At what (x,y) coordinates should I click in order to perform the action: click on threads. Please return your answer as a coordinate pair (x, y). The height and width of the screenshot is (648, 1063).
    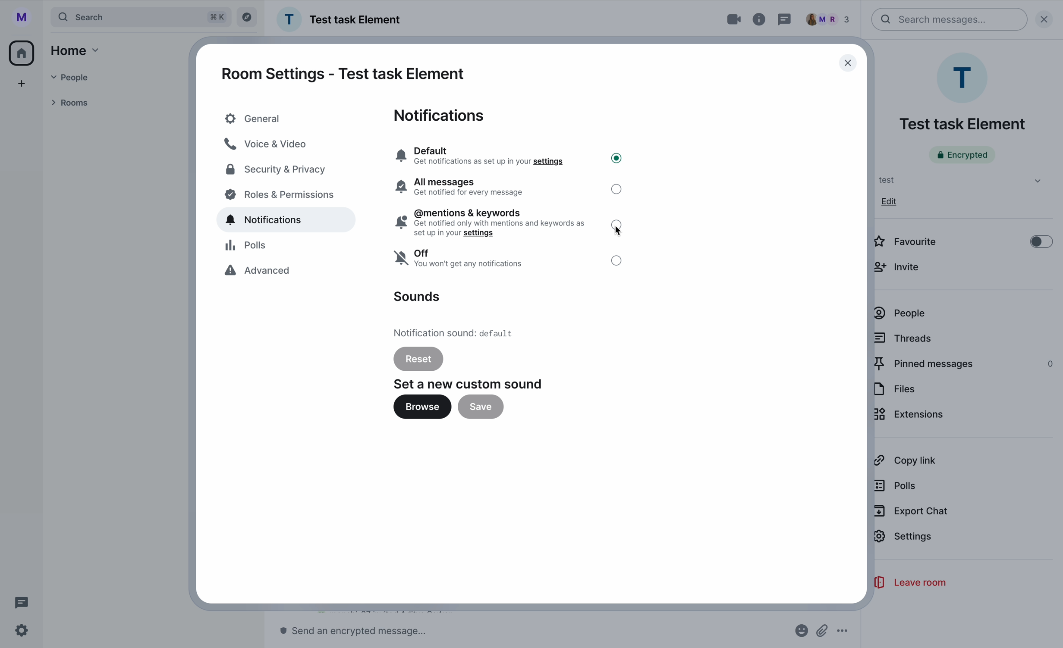
    Looking at the image, I should click on (904, 338).